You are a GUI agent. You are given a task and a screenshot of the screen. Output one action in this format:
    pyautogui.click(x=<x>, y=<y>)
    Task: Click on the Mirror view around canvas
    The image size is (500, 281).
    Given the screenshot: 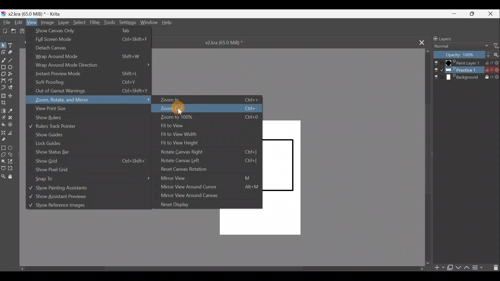 What is the action you would take?
    pyautogui.click(x=195, y=196)
    